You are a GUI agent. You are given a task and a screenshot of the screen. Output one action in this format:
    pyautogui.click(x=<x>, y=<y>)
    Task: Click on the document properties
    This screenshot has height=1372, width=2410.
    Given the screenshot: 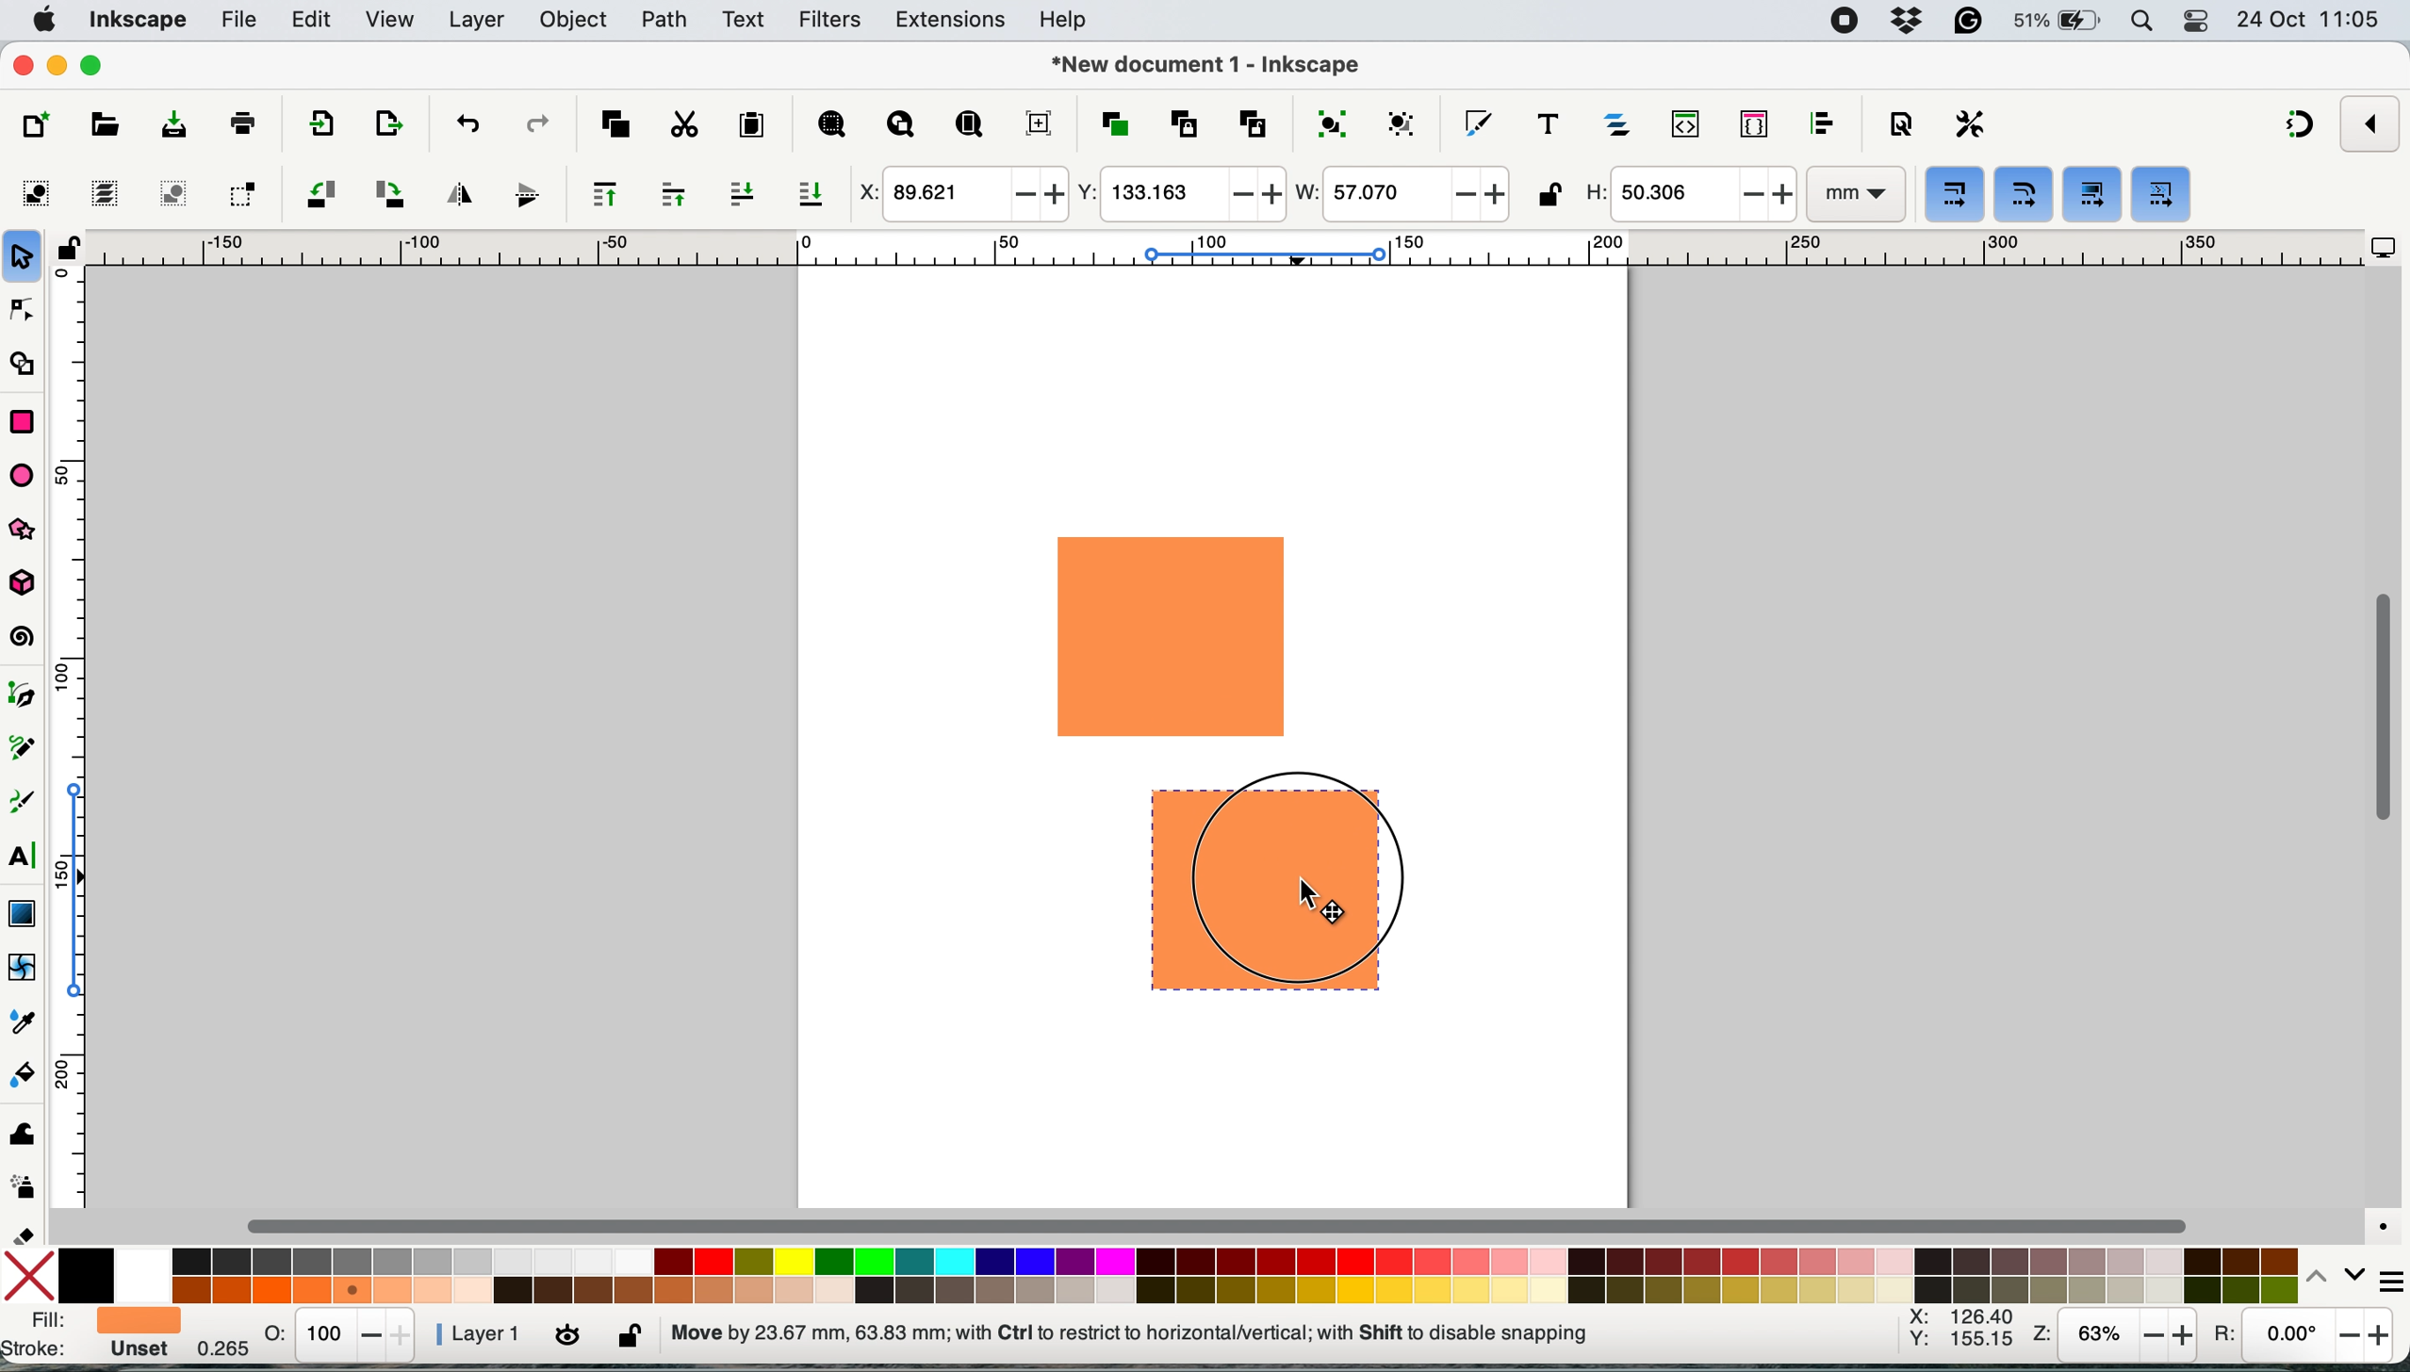 What is the action you would take?
    pyautogui.click(x=1900, y=125)
    